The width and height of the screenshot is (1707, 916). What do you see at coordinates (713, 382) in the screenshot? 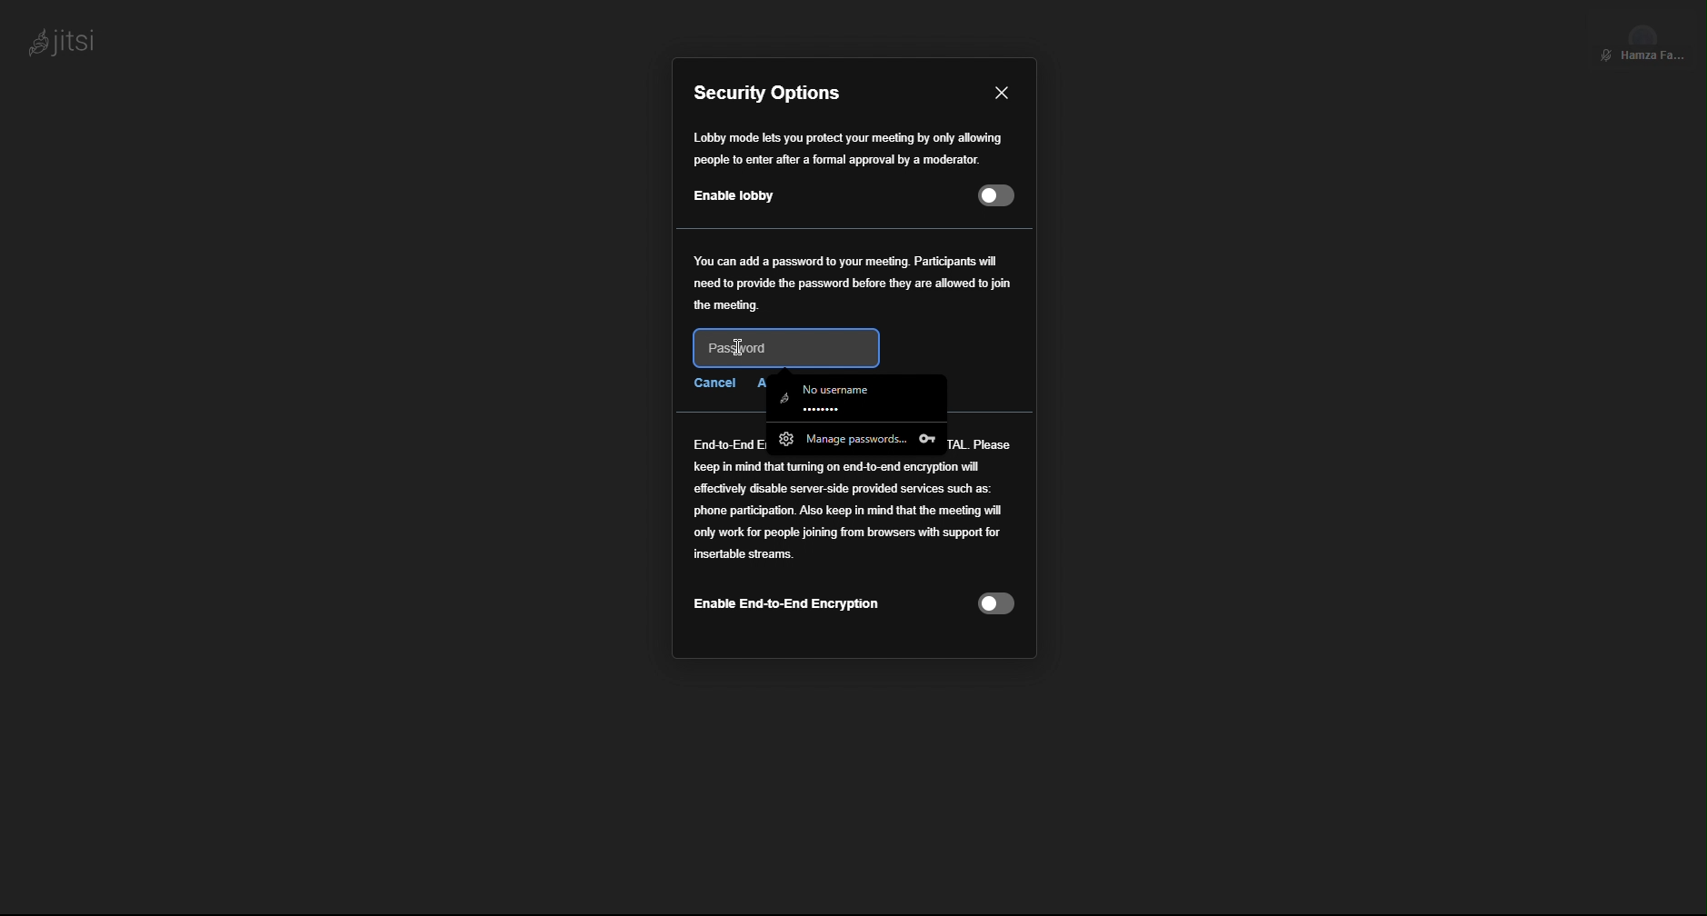
I see `Cancel ` at bounding box center [713, 382].